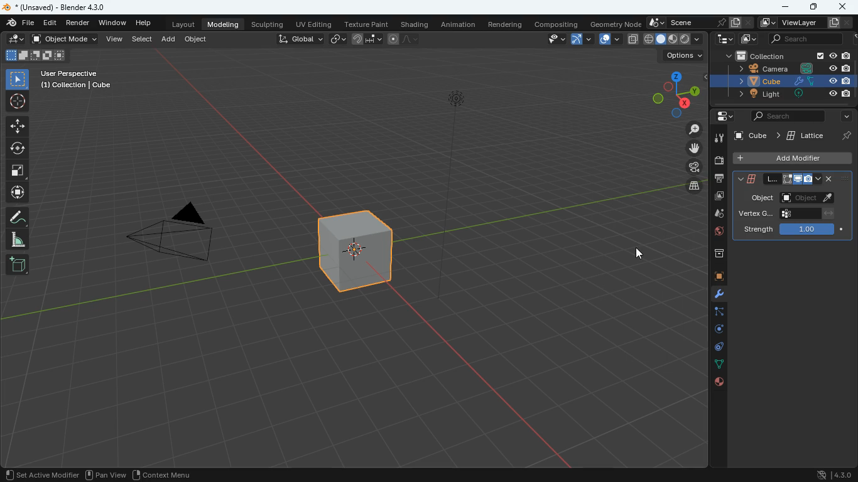 This screenshot has width=858, height=482. What do you see at coordinates (18, 218) in the screenshot?
I see `draw` at bounding box center [18, 218].